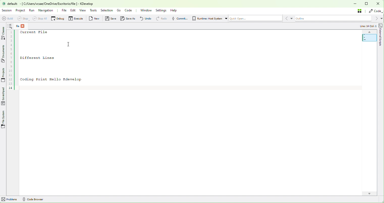  I want to click on Close, so click(378, 4).